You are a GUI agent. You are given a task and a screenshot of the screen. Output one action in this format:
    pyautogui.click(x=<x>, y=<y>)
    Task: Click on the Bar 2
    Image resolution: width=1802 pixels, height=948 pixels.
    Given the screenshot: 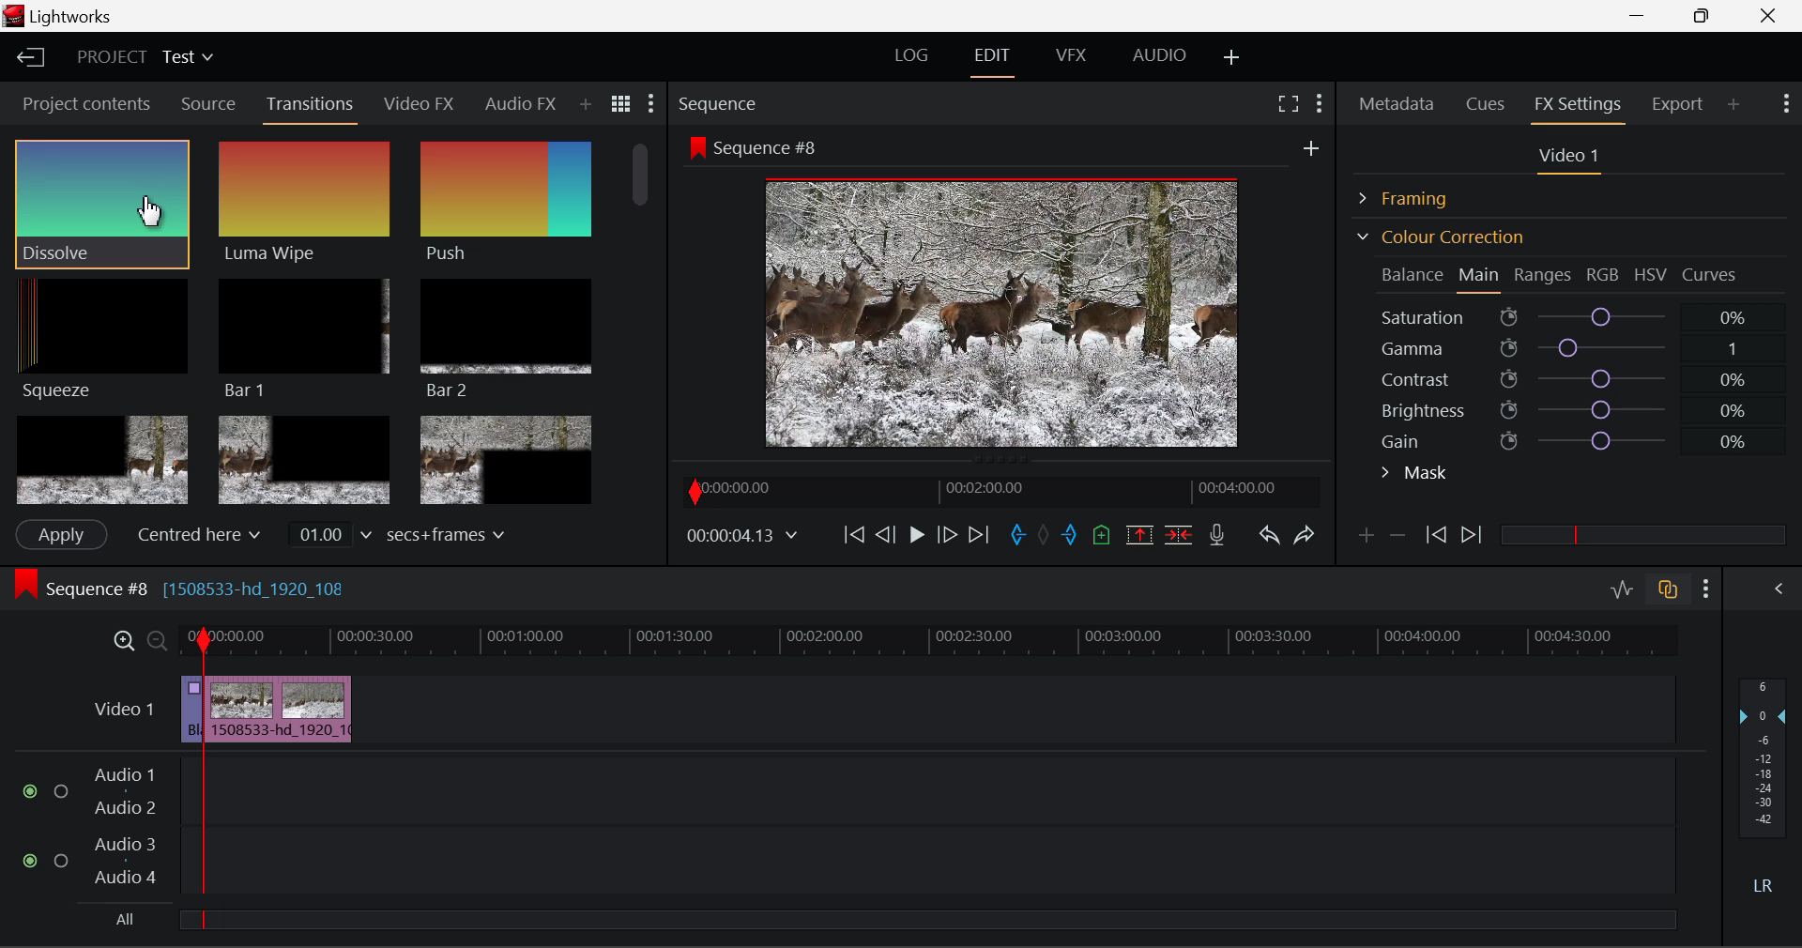 What is the action you would take?
    pyautogui.click(x=506, y=339)
    